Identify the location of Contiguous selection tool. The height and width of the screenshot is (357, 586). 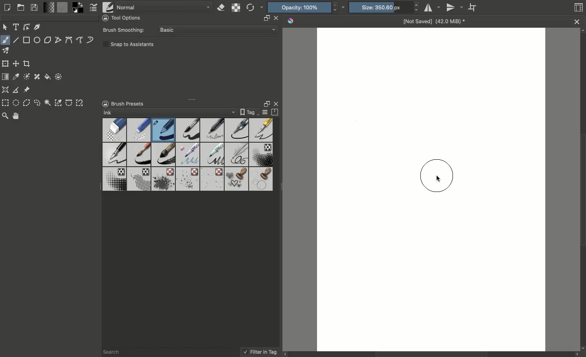
(48, 104).